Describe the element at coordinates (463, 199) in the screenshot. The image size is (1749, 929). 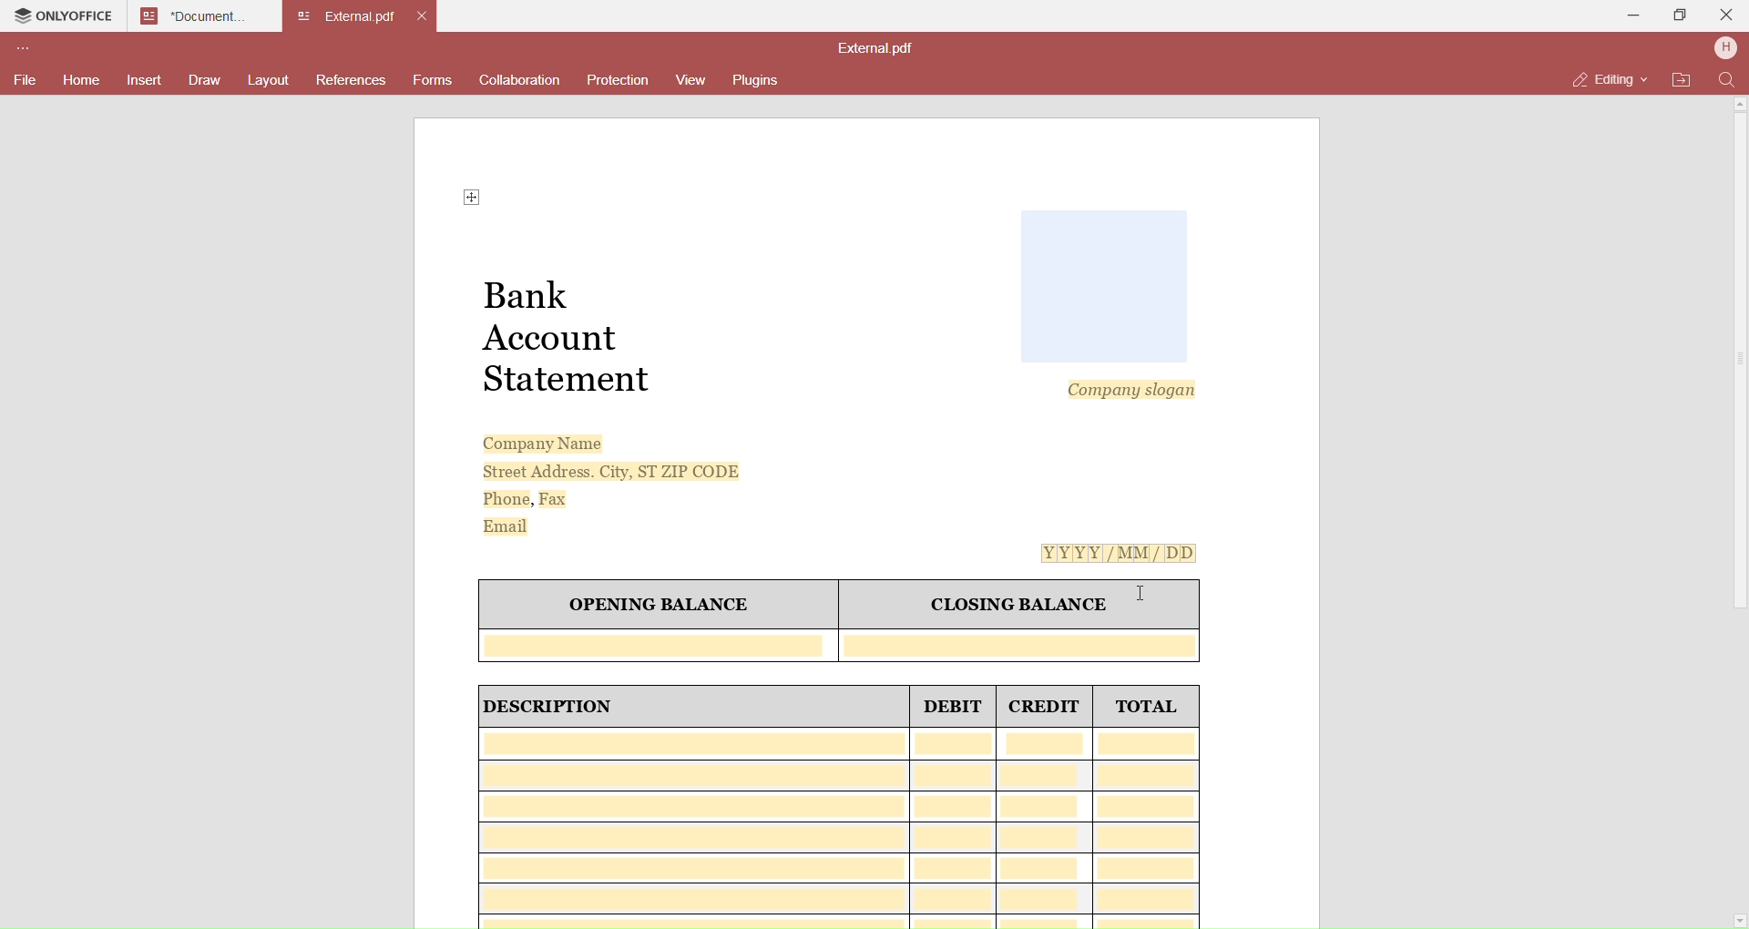
I see `viewmore` at that location.